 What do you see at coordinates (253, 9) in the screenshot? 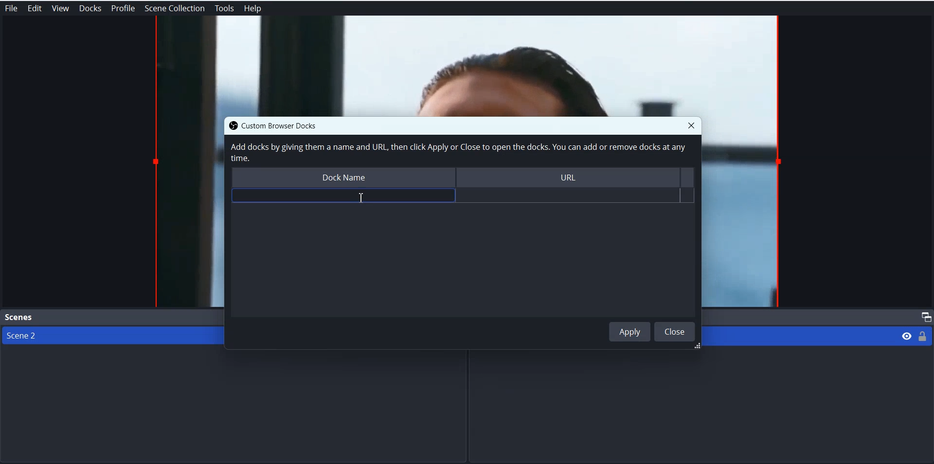
I see `Help` at bounding box center [253, 9].